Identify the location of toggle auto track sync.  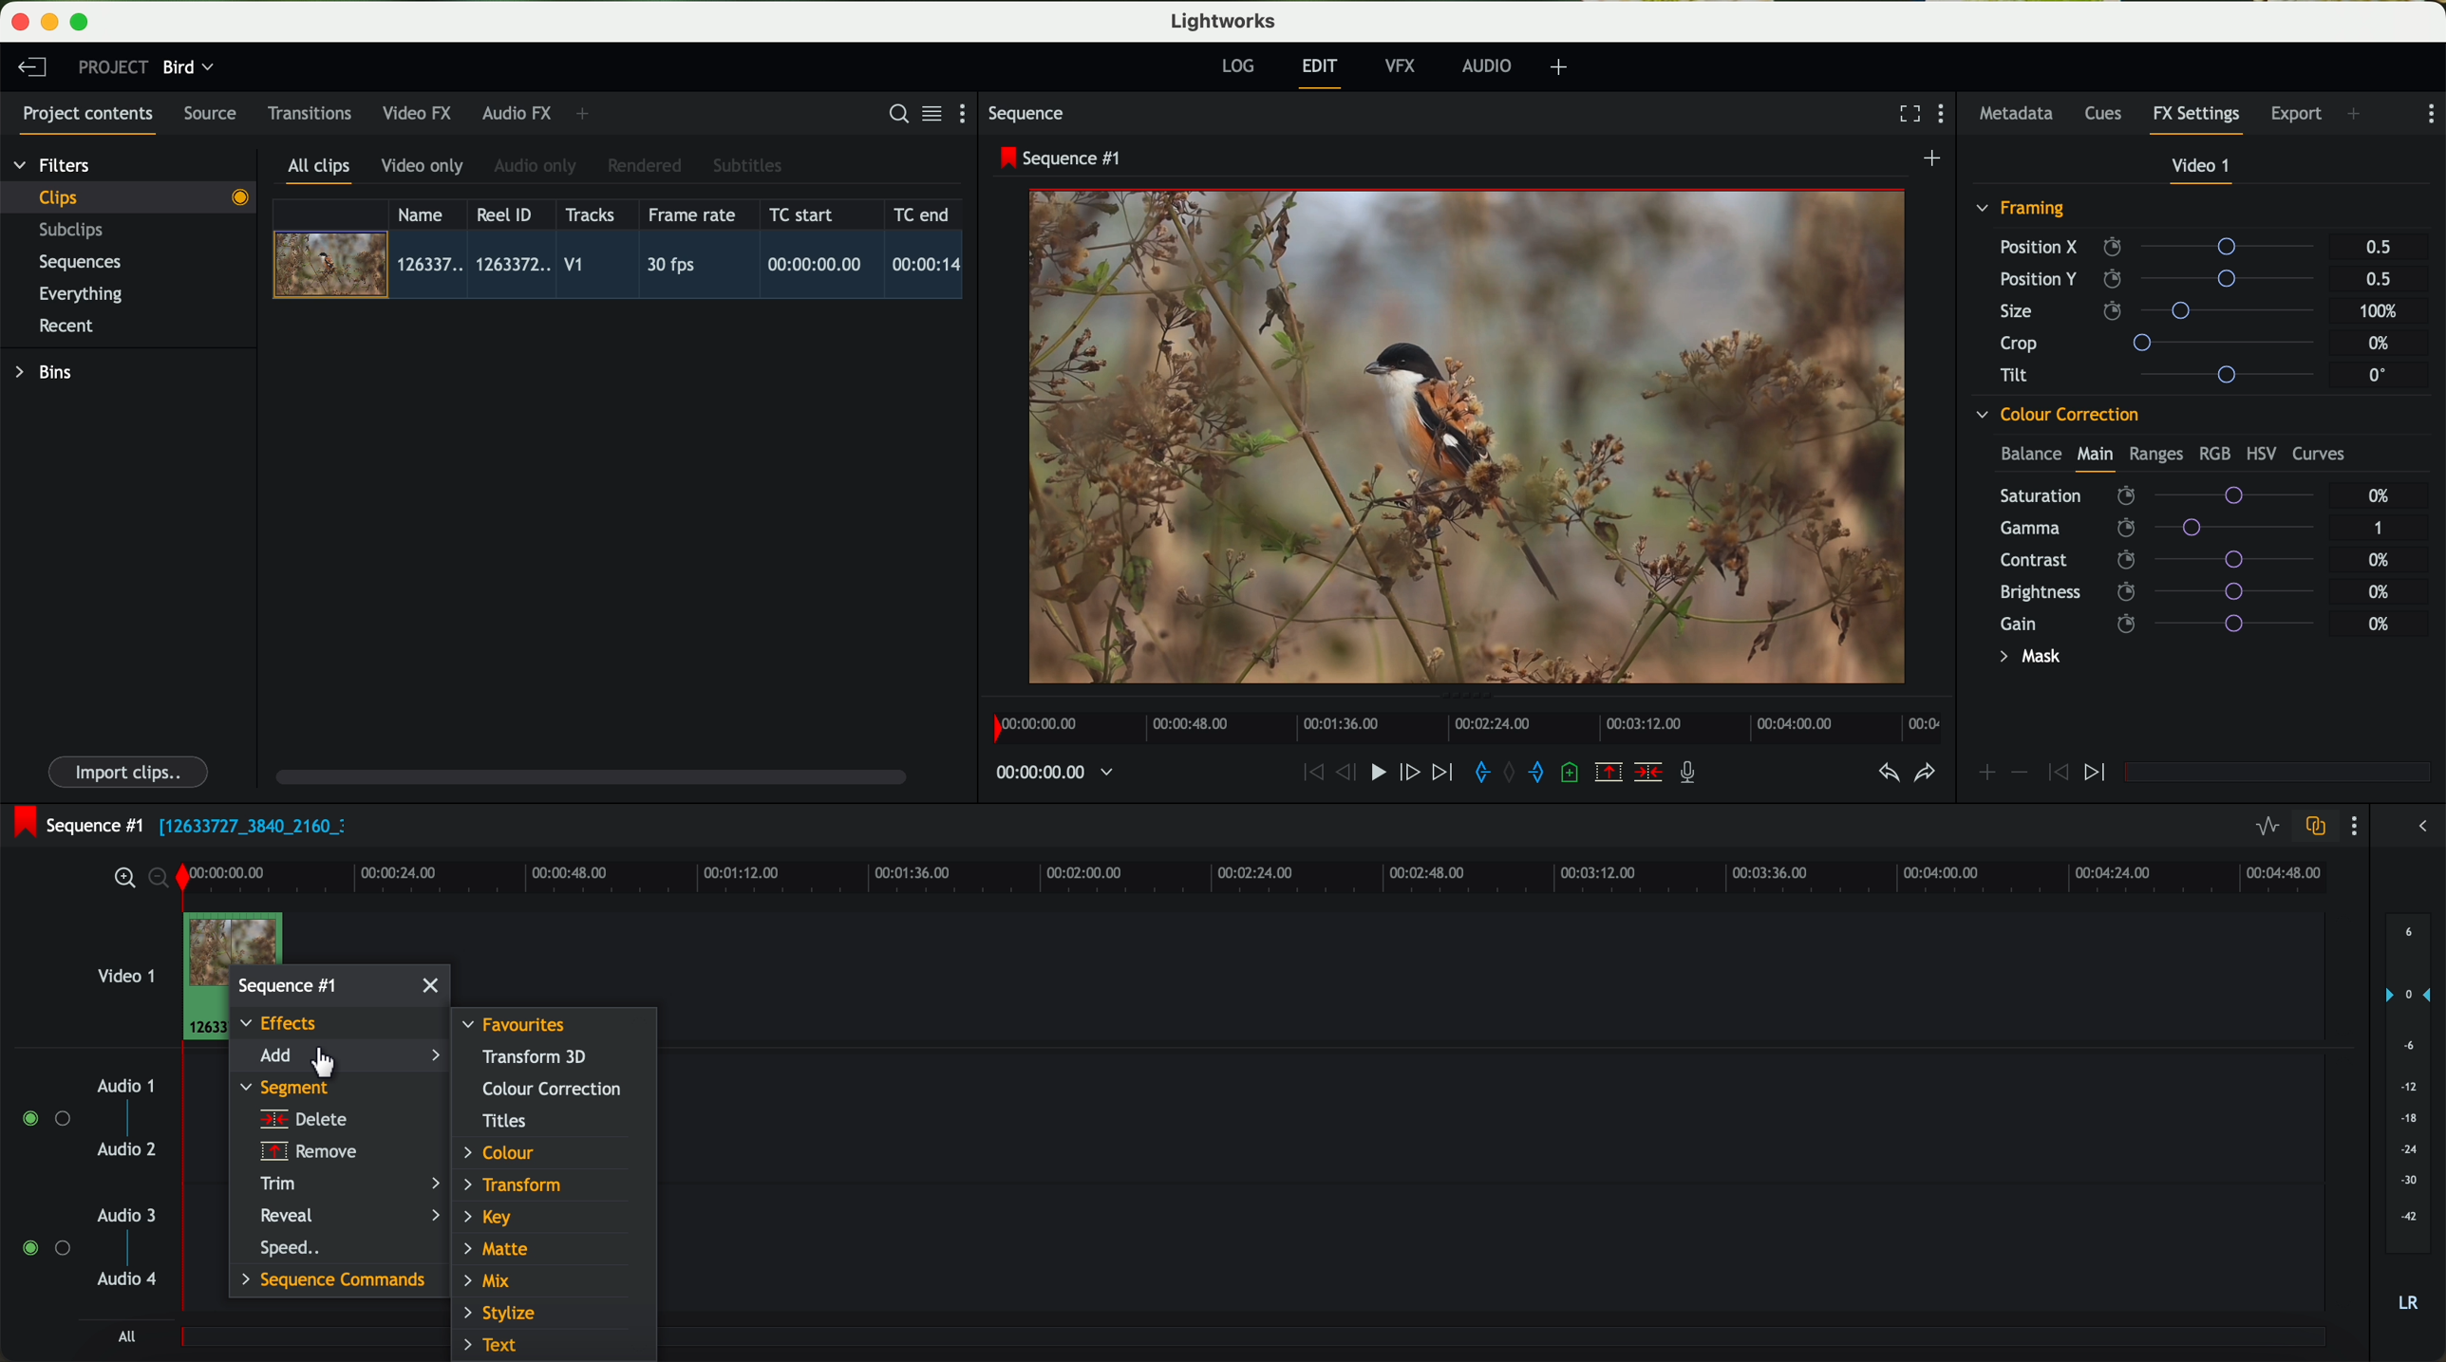
(2311, 828).